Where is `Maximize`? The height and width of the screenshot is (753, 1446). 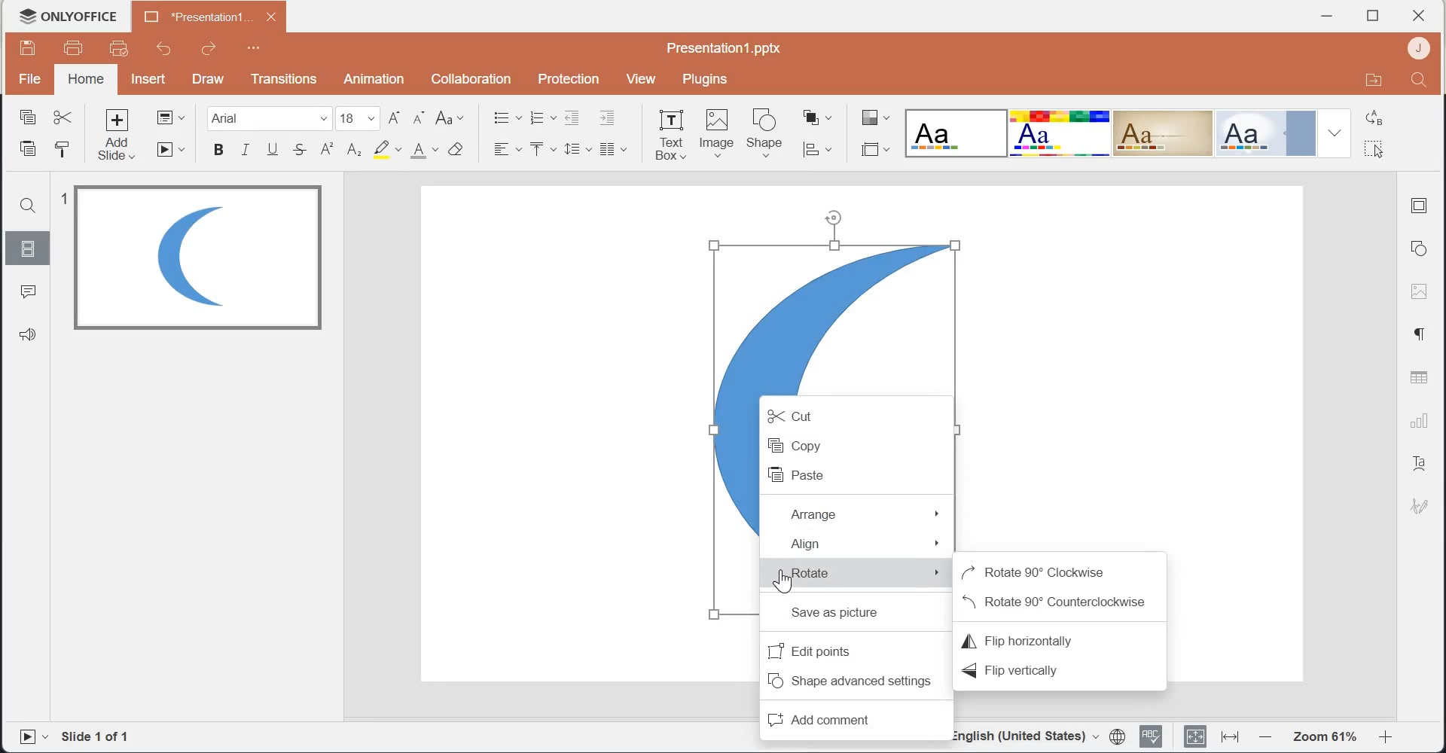
Maximize is located at coordinates (1374, 16).